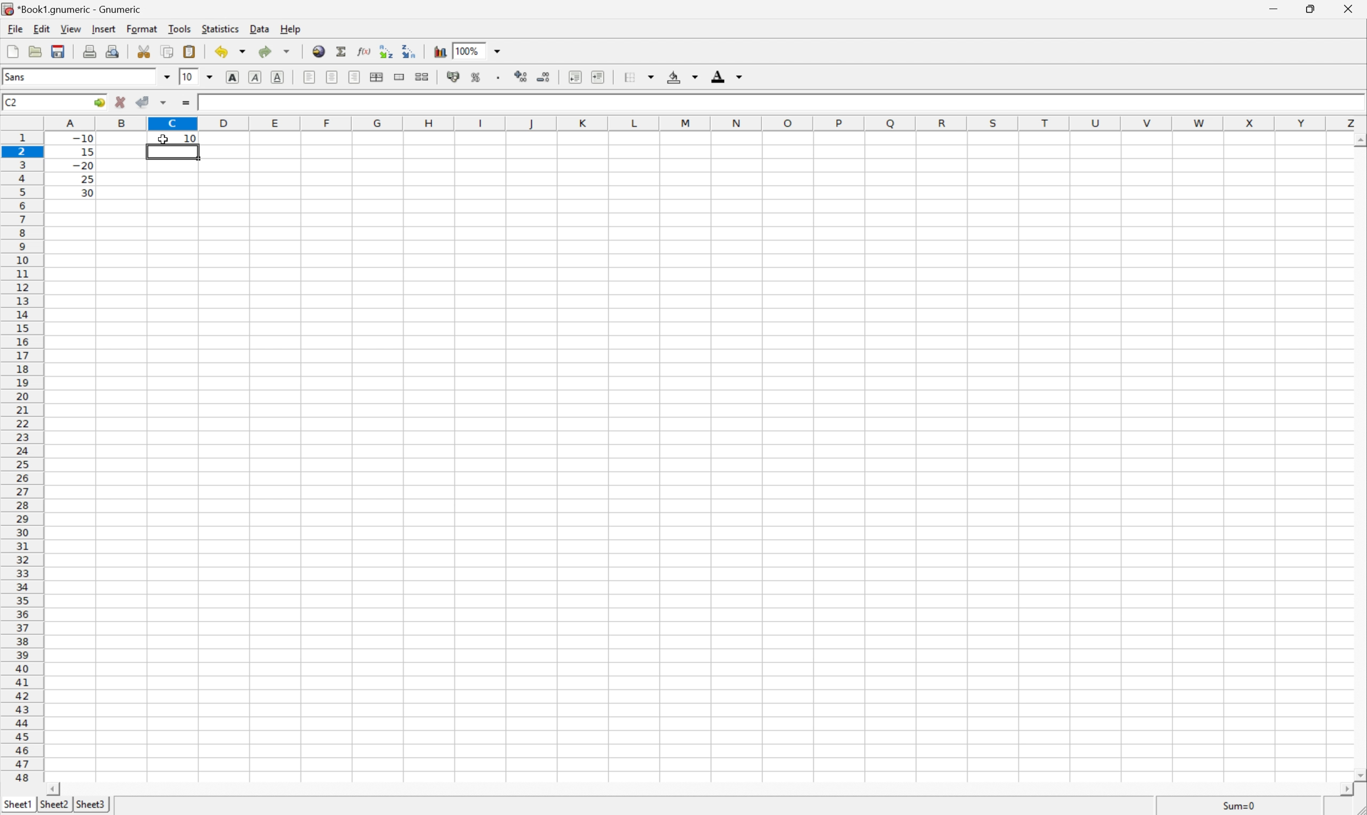 This screenshot has width=1367, height=815. What do you see at coordinates (181, 28) in the screenshot?
I see `Tools` at bounding box center [181, 28].